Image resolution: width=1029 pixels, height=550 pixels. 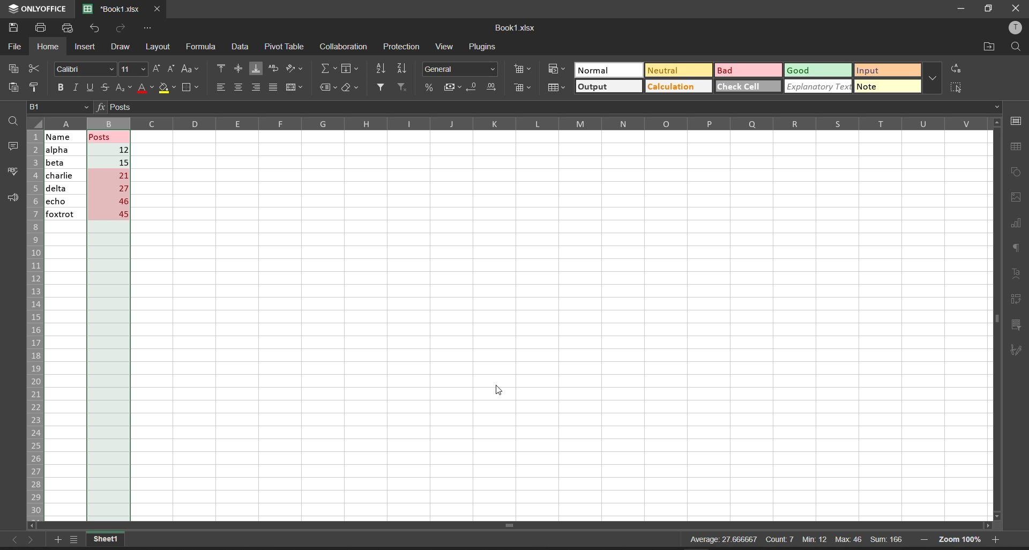 What do you see at coordinates (86, 46) in the screenshot?
I see `insert` at bounding box center [86, 46].